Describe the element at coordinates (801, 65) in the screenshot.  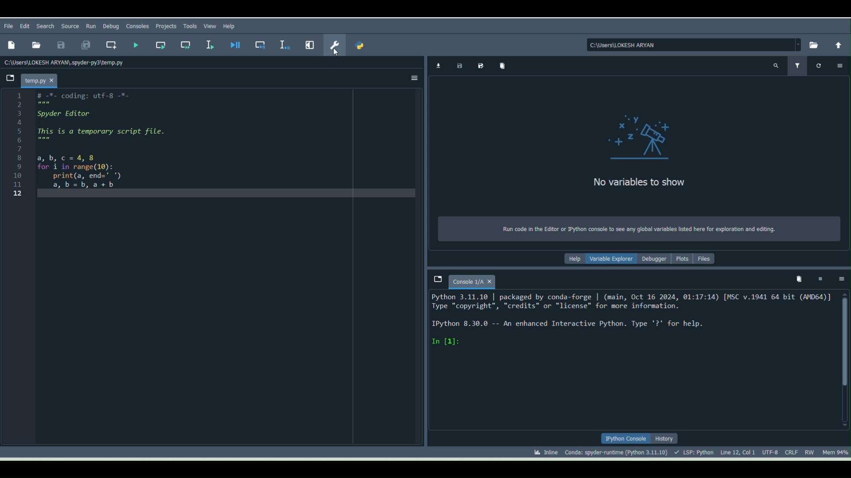
I see `Filter variables` at that location.